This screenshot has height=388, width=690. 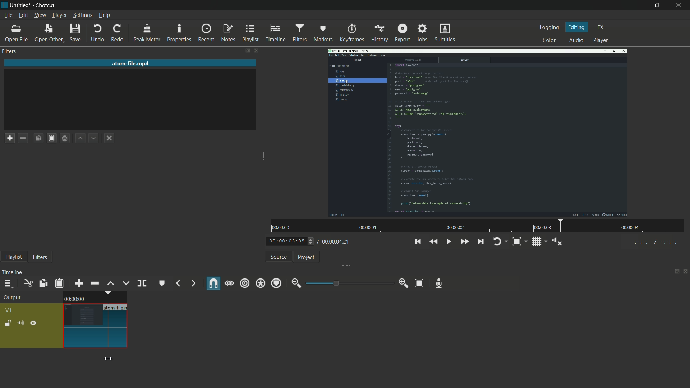 I want to click on previous marker, so click(x=178, y=283).